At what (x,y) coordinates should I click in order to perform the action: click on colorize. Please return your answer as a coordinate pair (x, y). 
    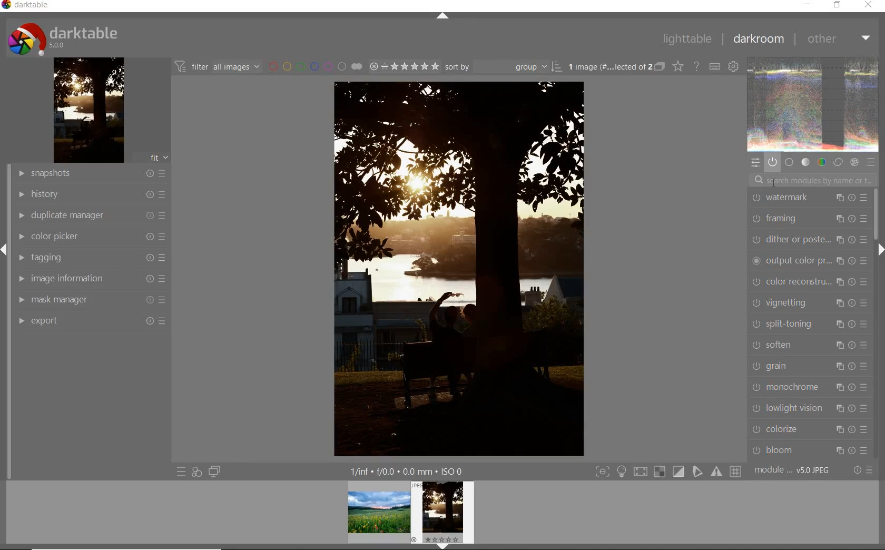
    Looking at the image, I should click on (810, 429).